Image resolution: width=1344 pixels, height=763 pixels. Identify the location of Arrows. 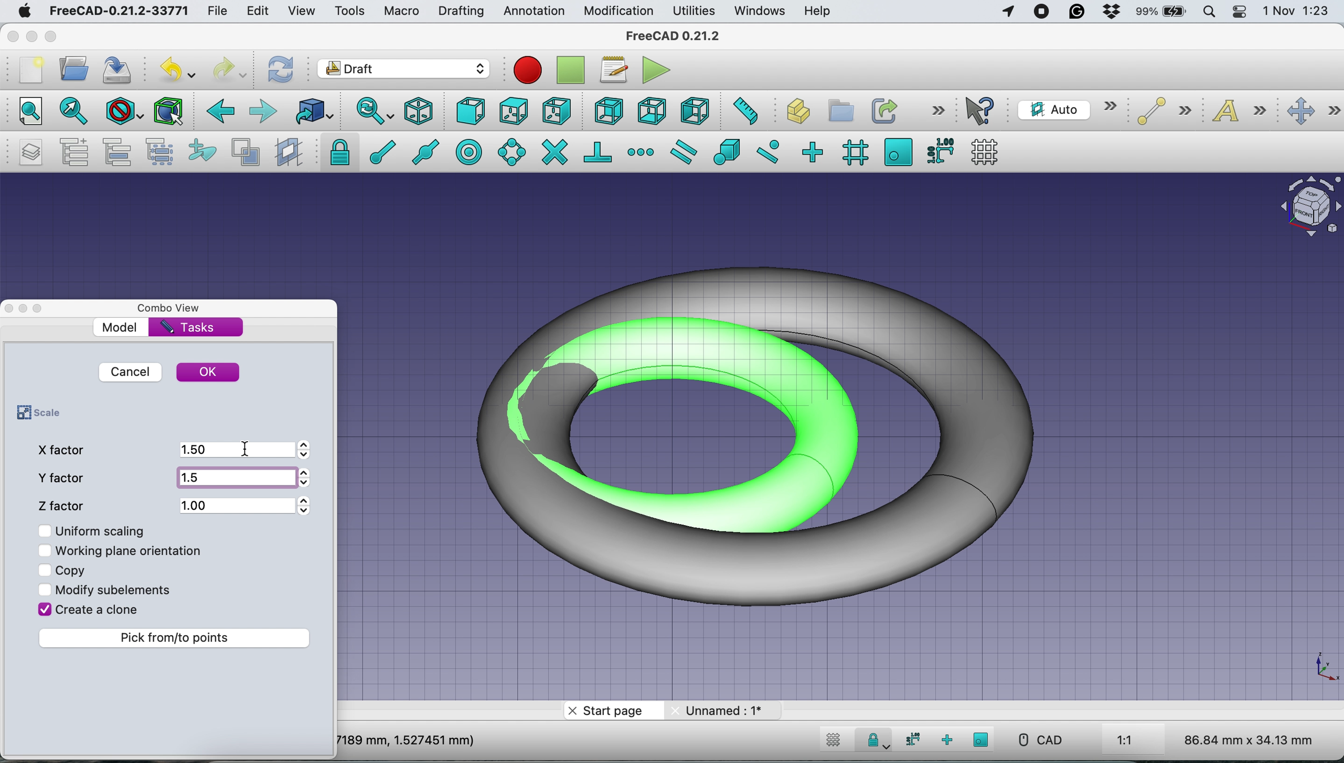
(308, 479).